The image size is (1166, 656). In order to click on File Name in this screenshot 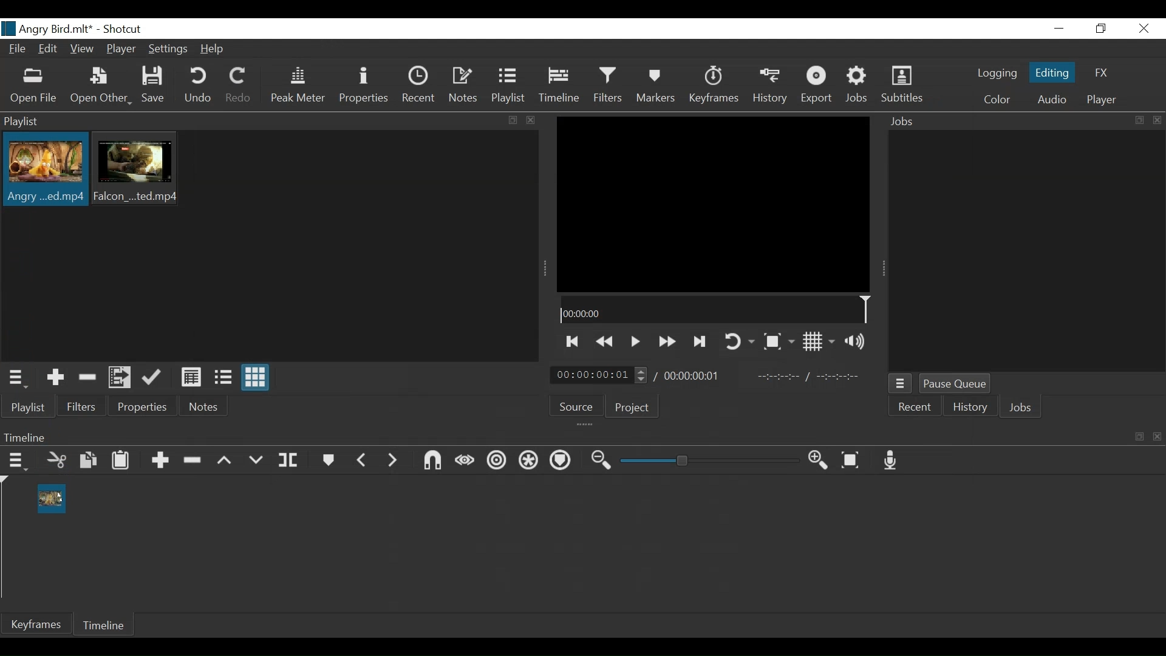, I will do `click(50, 29)`.